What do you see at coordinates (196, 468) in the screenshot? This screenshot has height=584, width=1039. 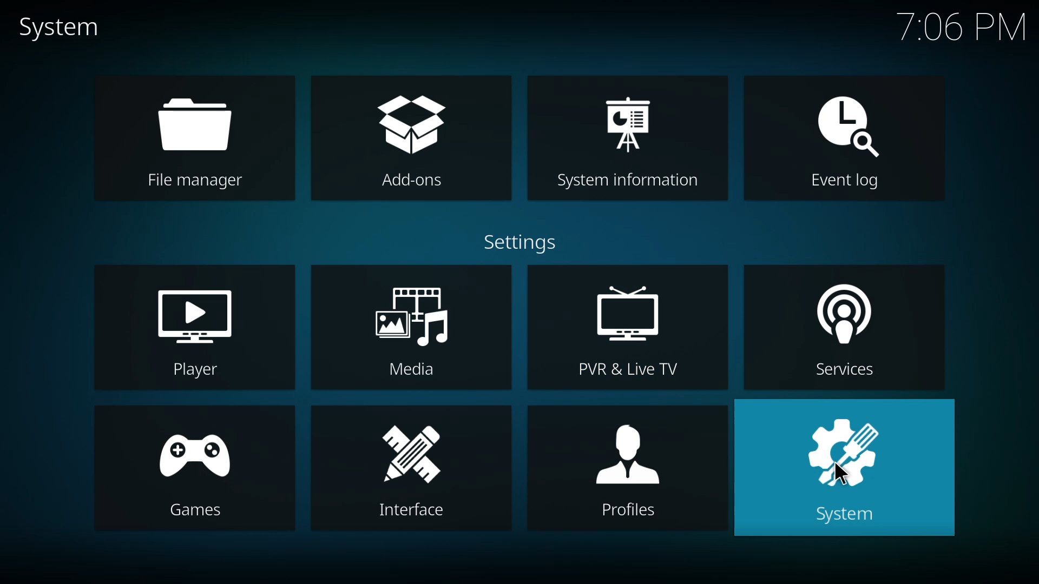 I see `games` at bounding box center [196, 468].